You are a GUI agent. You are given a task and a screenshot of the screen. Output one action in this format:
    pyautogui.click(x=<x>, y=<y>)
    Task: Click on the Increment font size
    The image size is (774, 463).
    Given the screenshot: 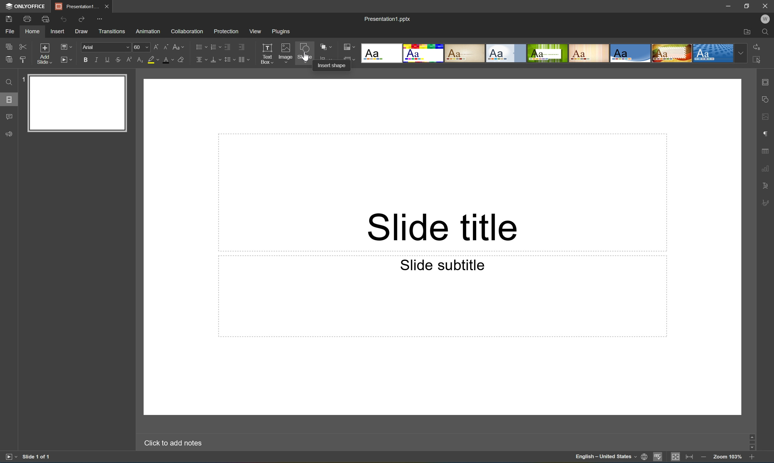 What is the action you would take?
    pyautogui.click(x=155, y=46)
    